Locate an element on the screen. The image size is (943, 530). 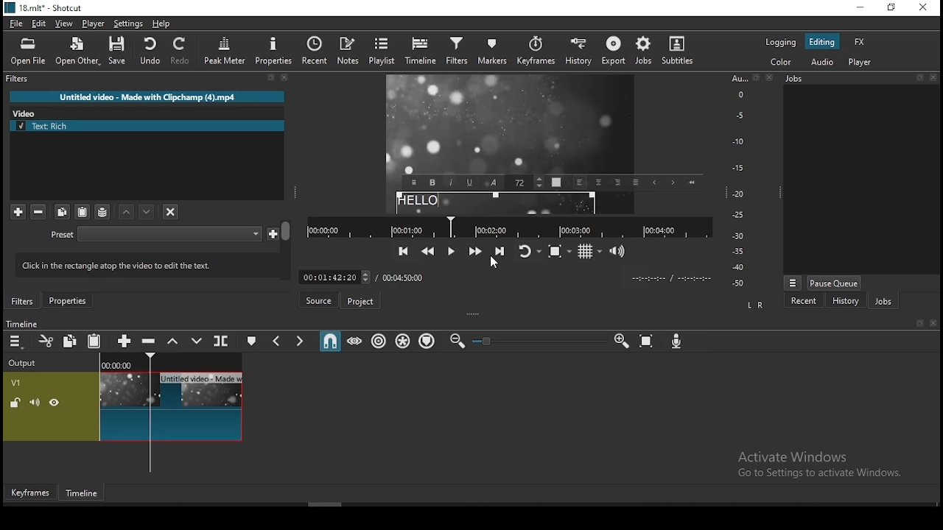
Menu is located at coordinates (413, 183).